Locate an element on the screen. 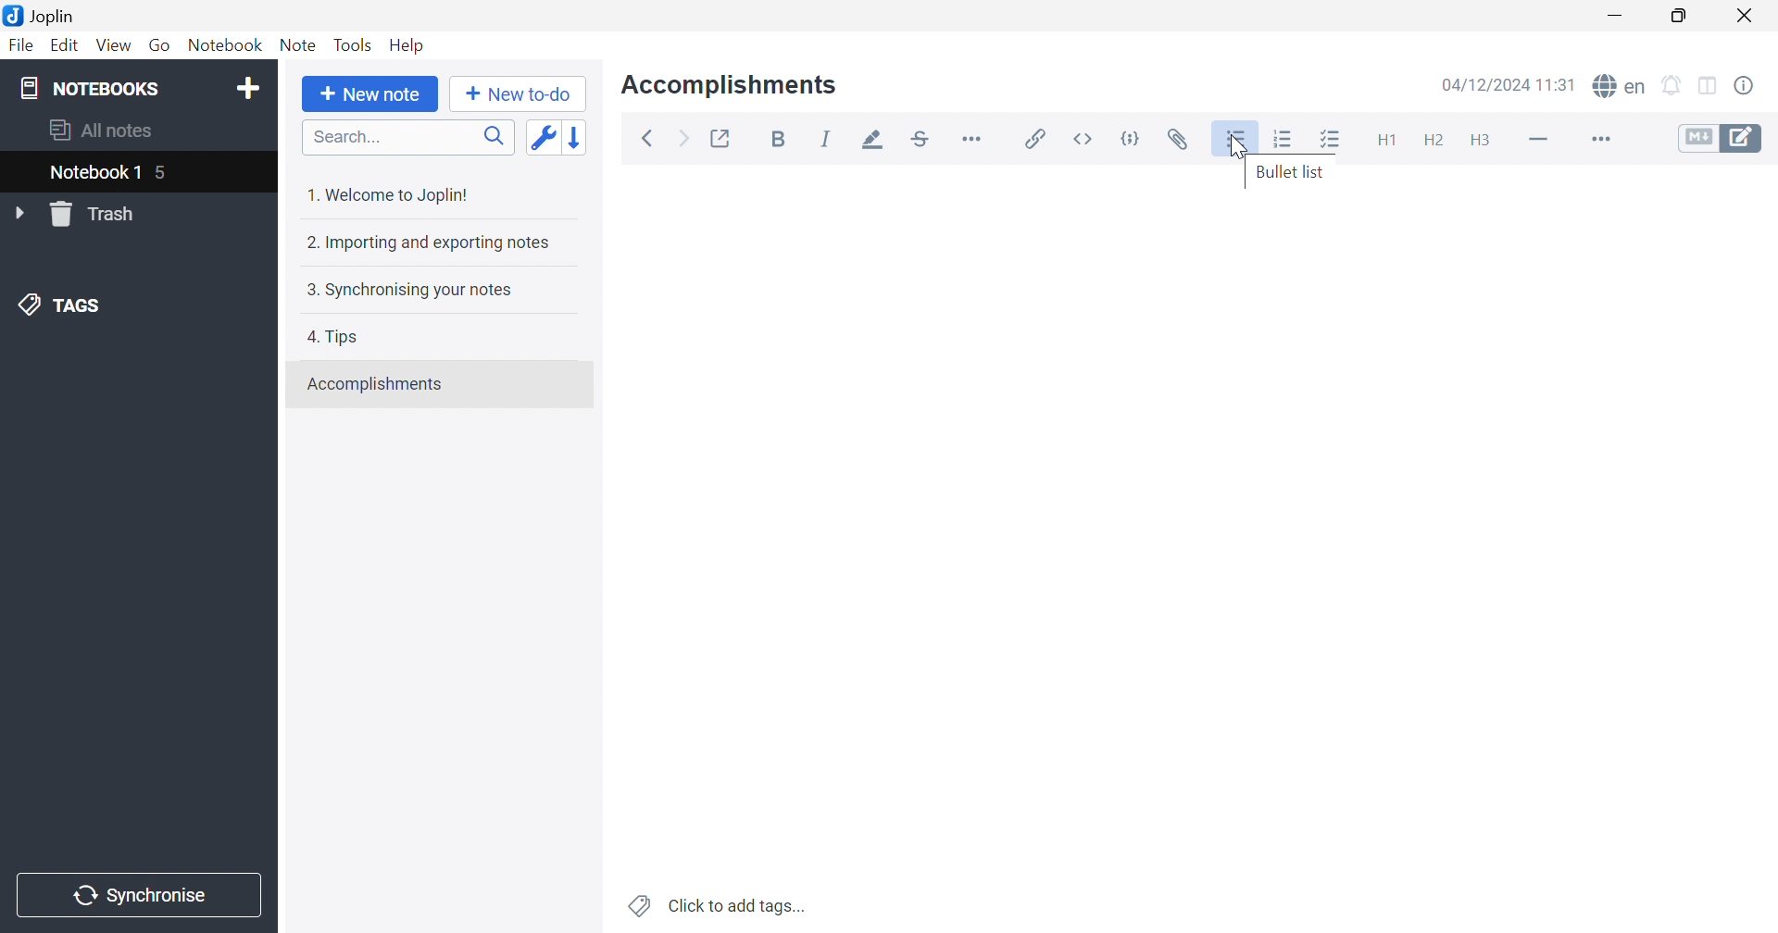 The image size is (1778, 933). Click to add tags... is located at coordinates (719, 905).